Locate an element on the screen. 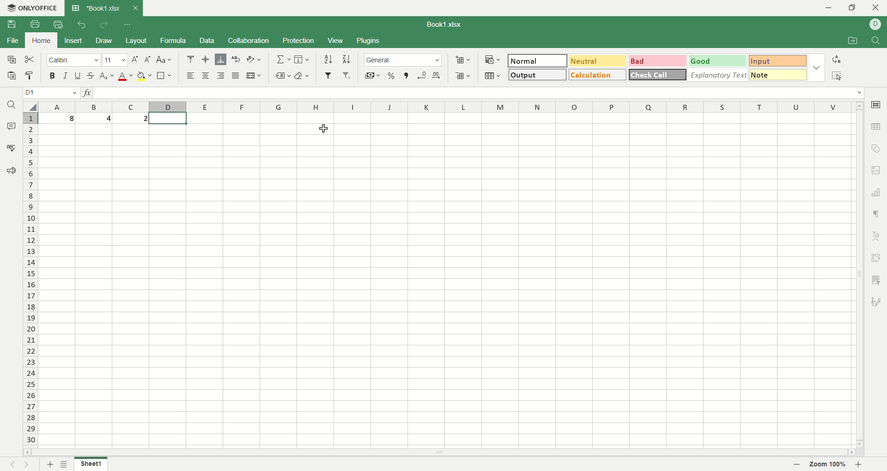  spell check is located at coordinates (11, 147).